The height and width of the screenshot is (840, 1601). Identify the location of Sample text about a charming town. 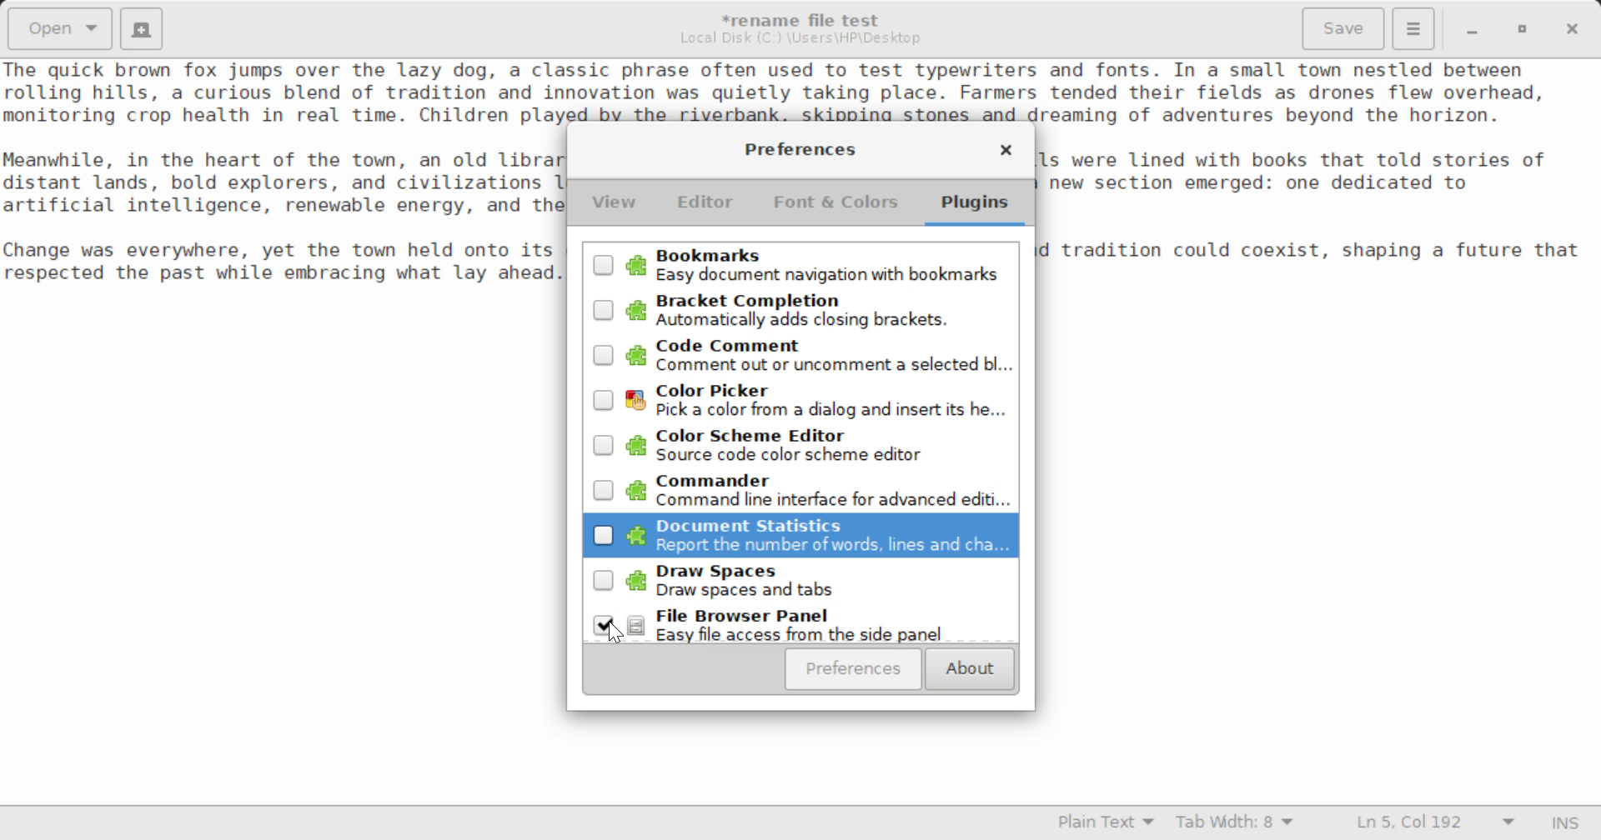
(800, 91).